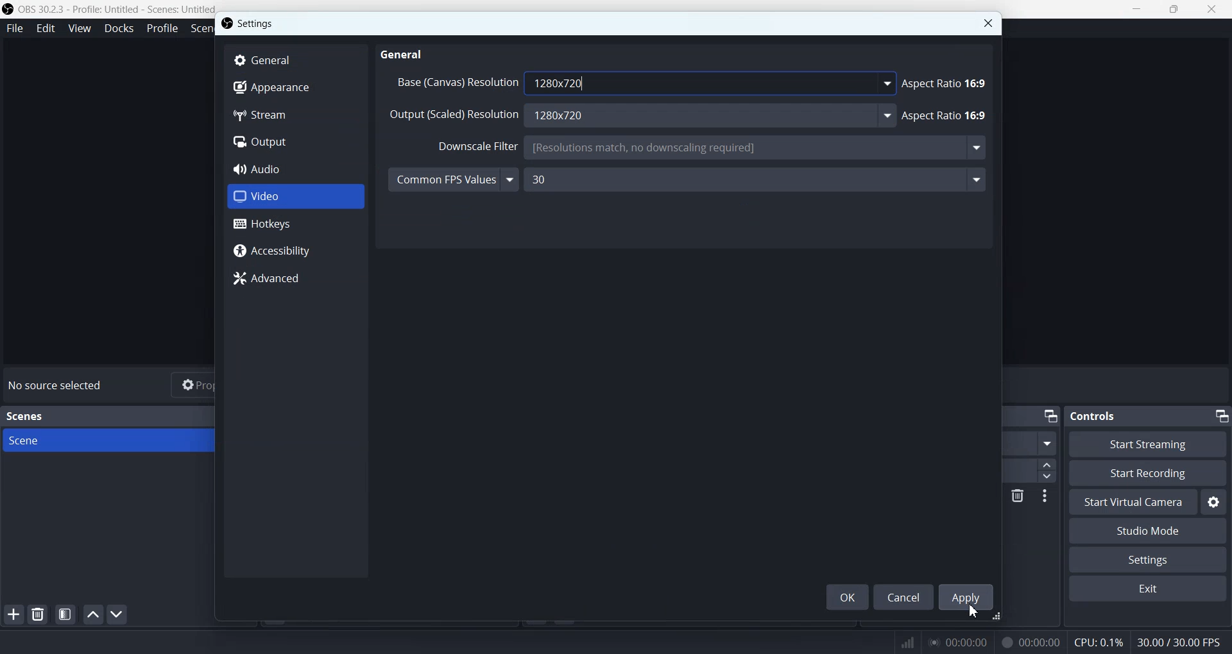 Image resolution: width=1232 pixels, height=654 pixels. What do you see at coordinates (1147, 531) in the screenshot?
I see `Studio Mode` at bounding box center [1147, 531].